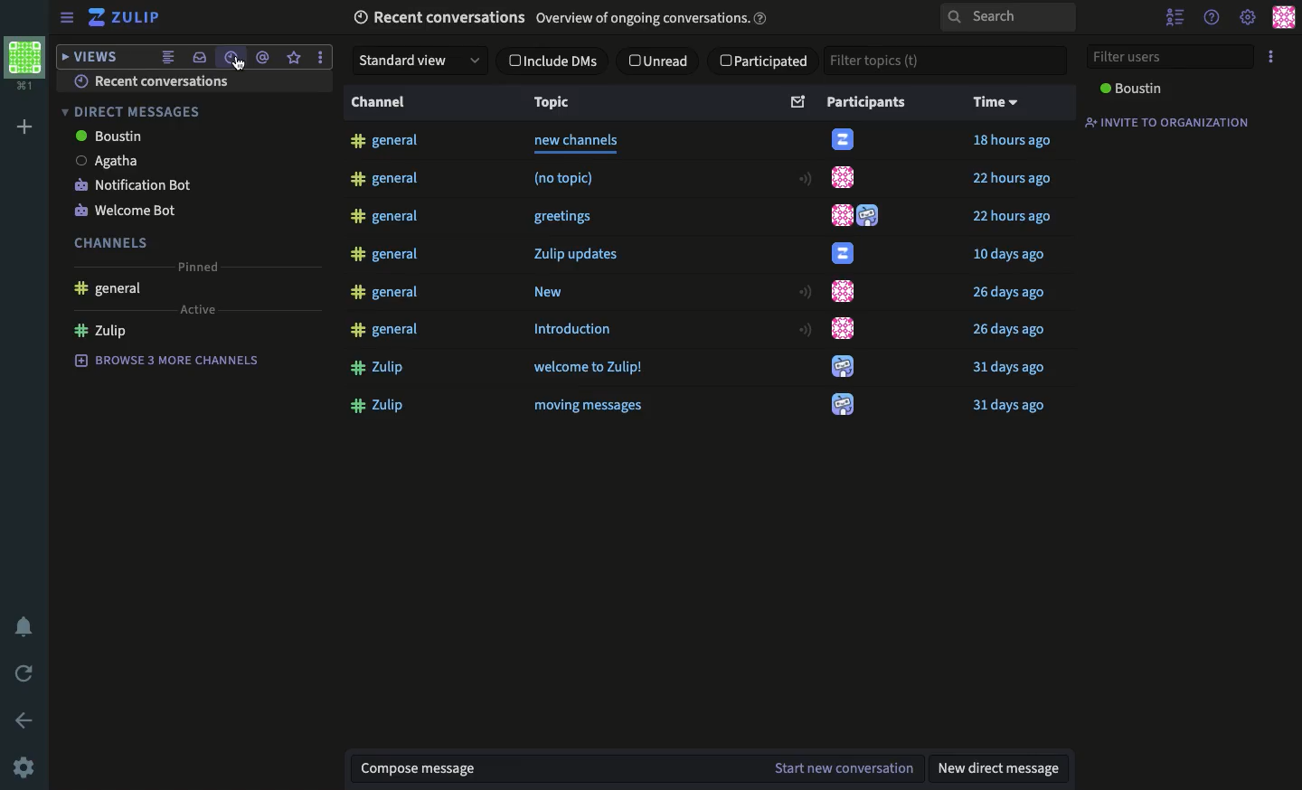  Describe the element at coordinates (1012, 332) in the screenshot. I see `26 days ago` at that location.